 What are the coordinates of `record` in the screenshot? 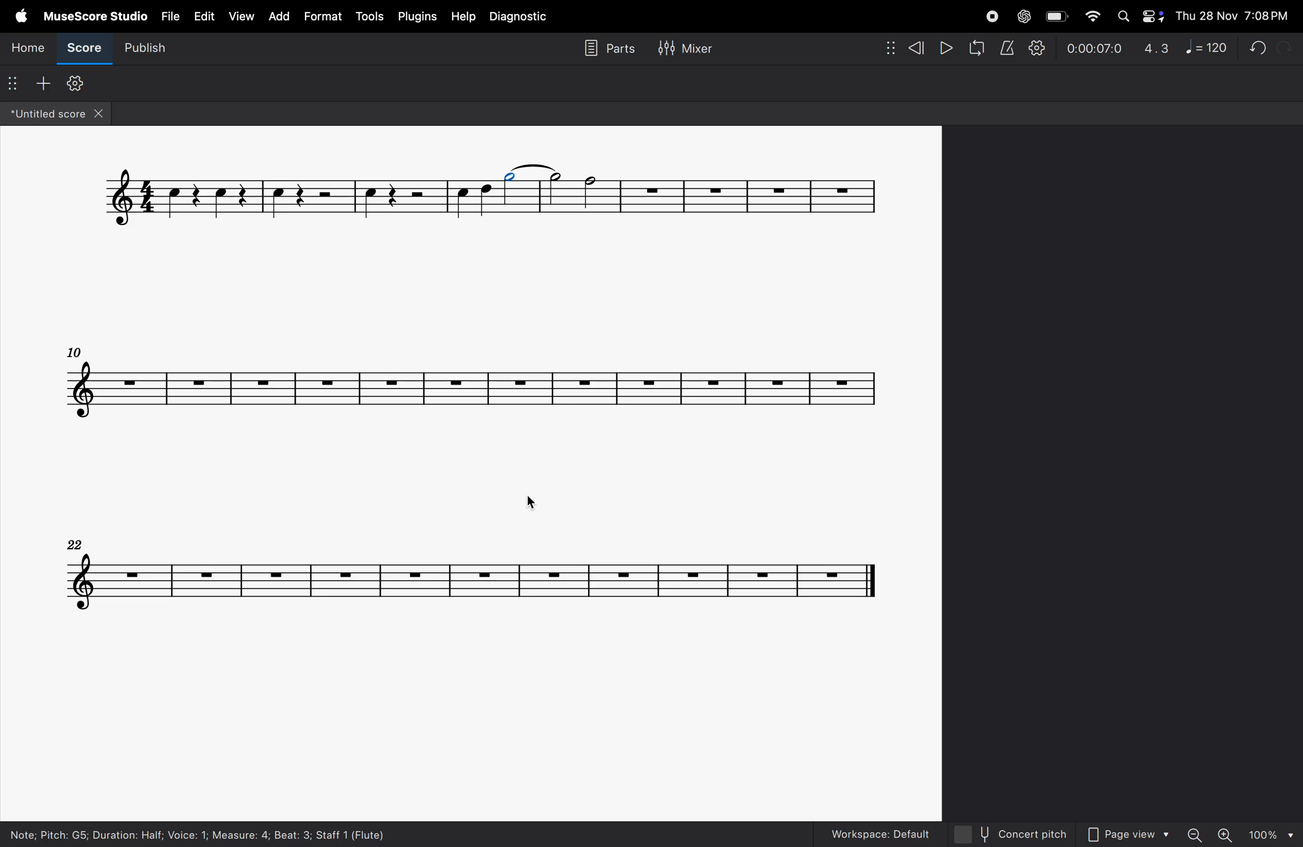 It's located at (988, 16).